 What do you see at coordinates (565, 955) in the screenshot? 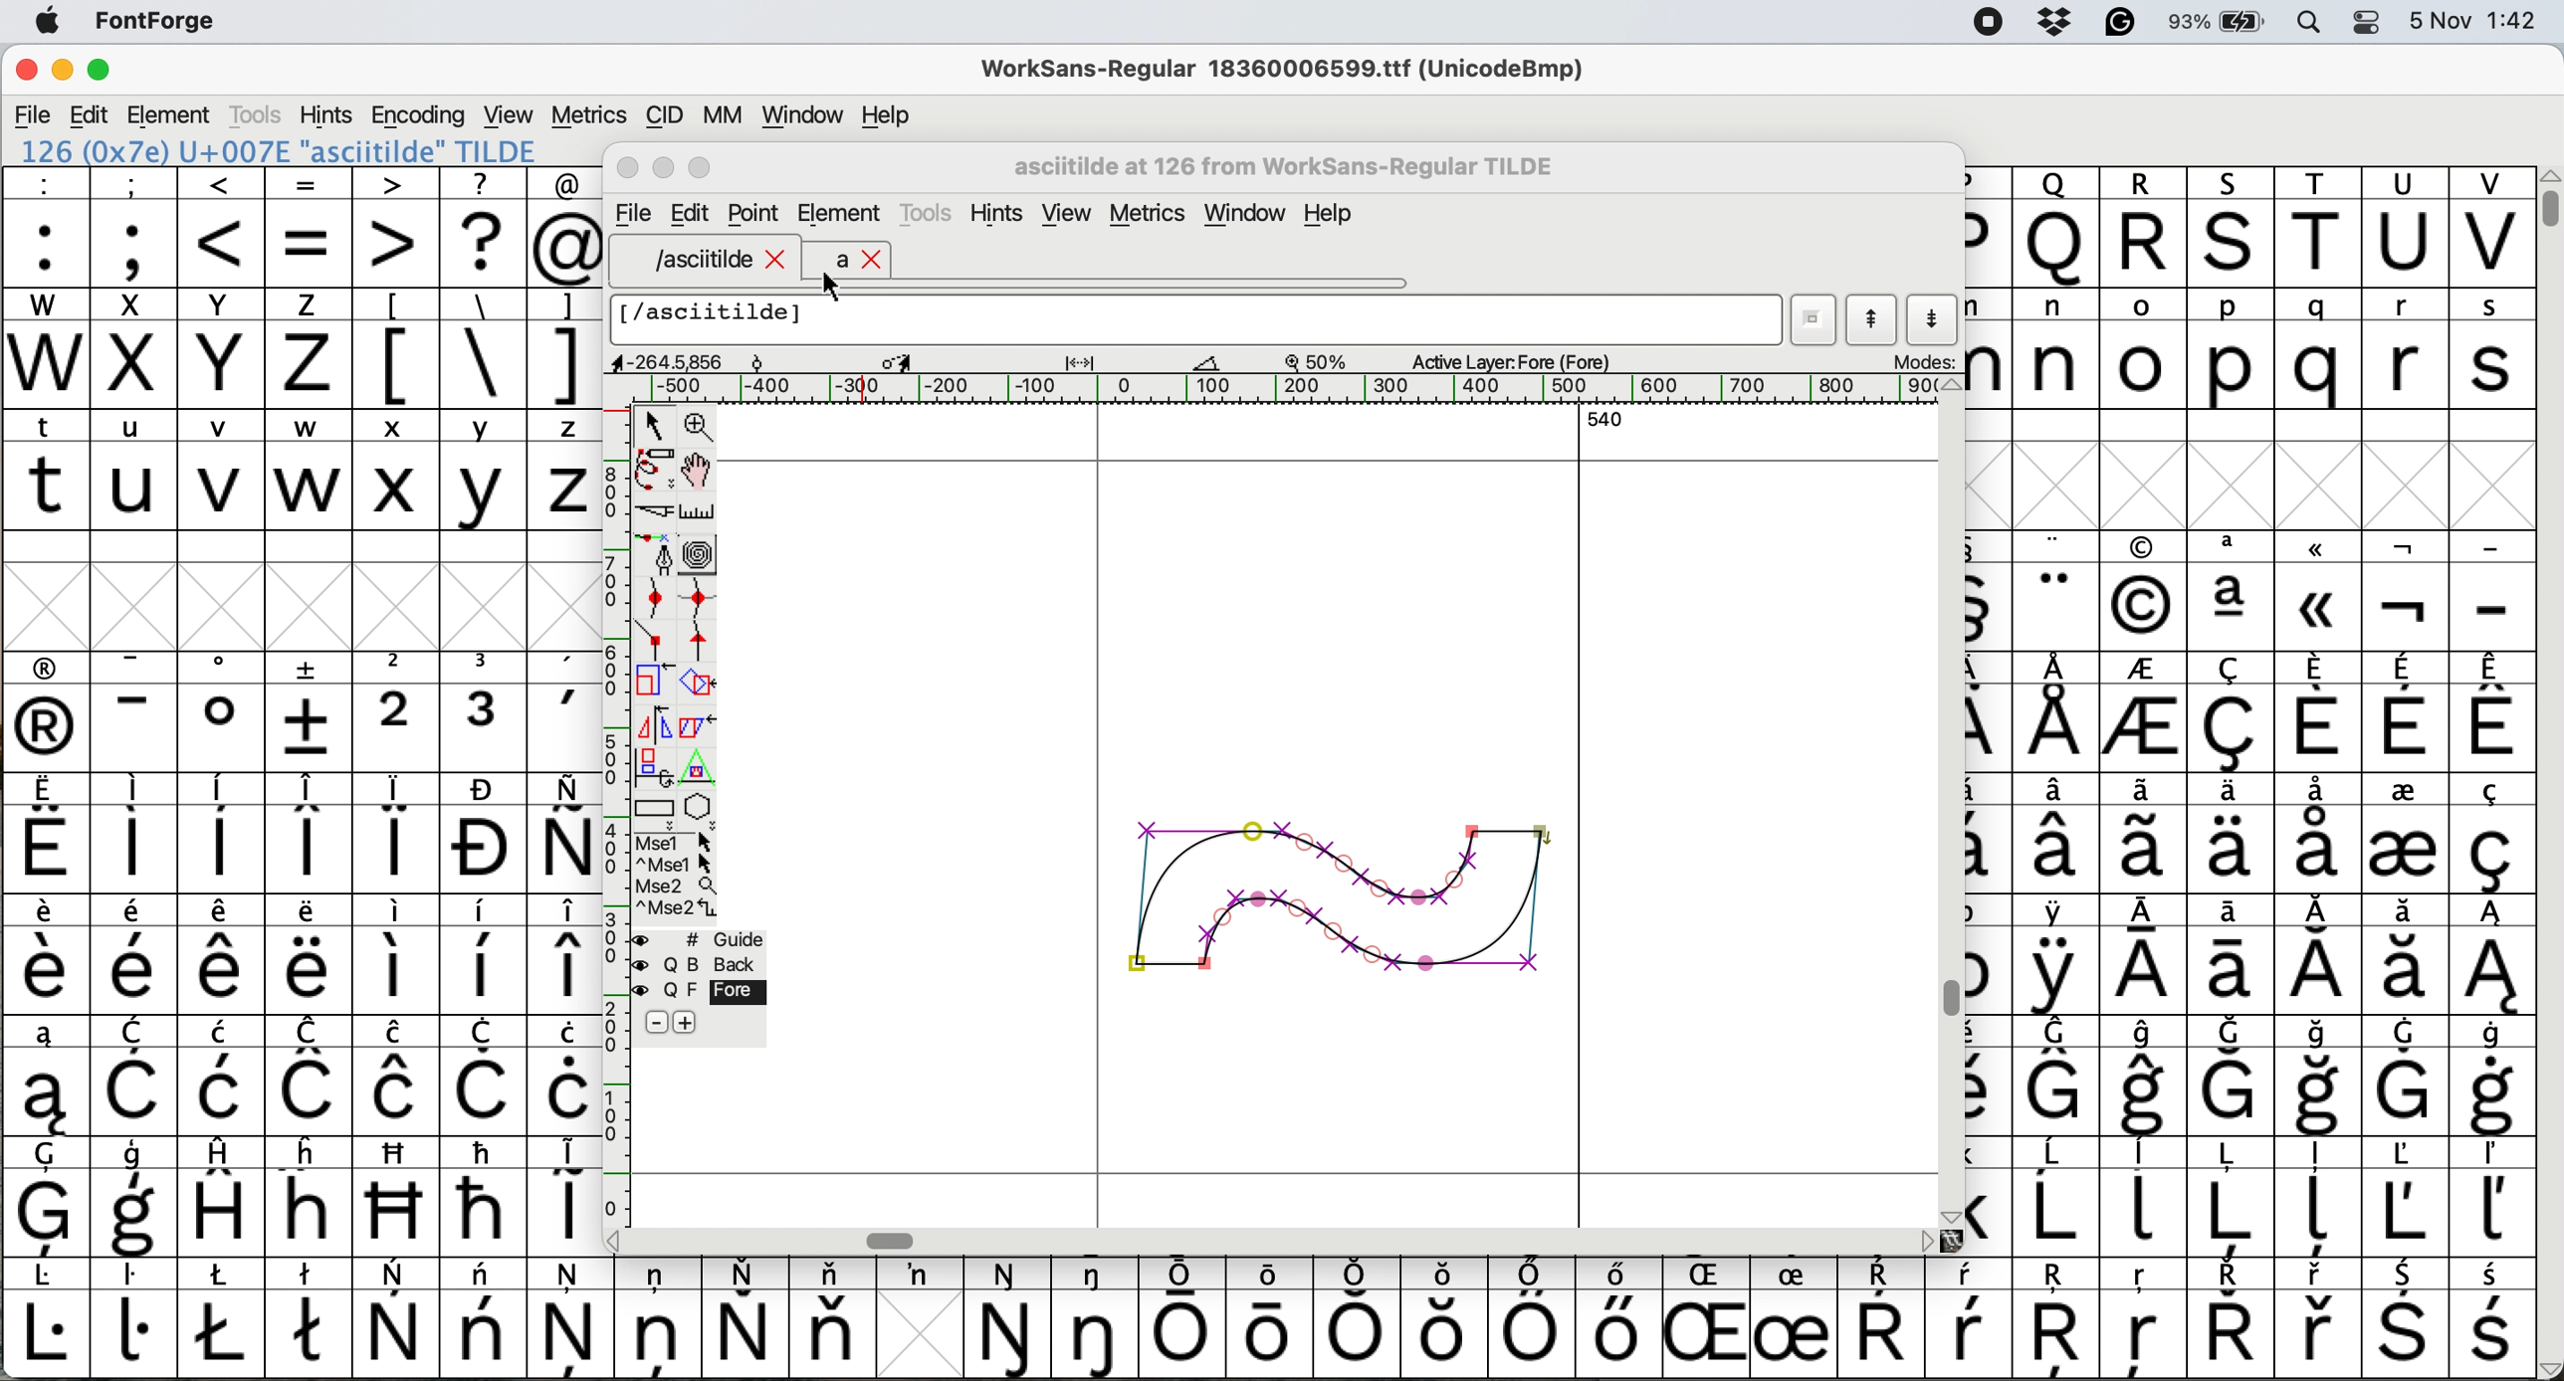
I see `symbol` at bounding box center [565, 955].